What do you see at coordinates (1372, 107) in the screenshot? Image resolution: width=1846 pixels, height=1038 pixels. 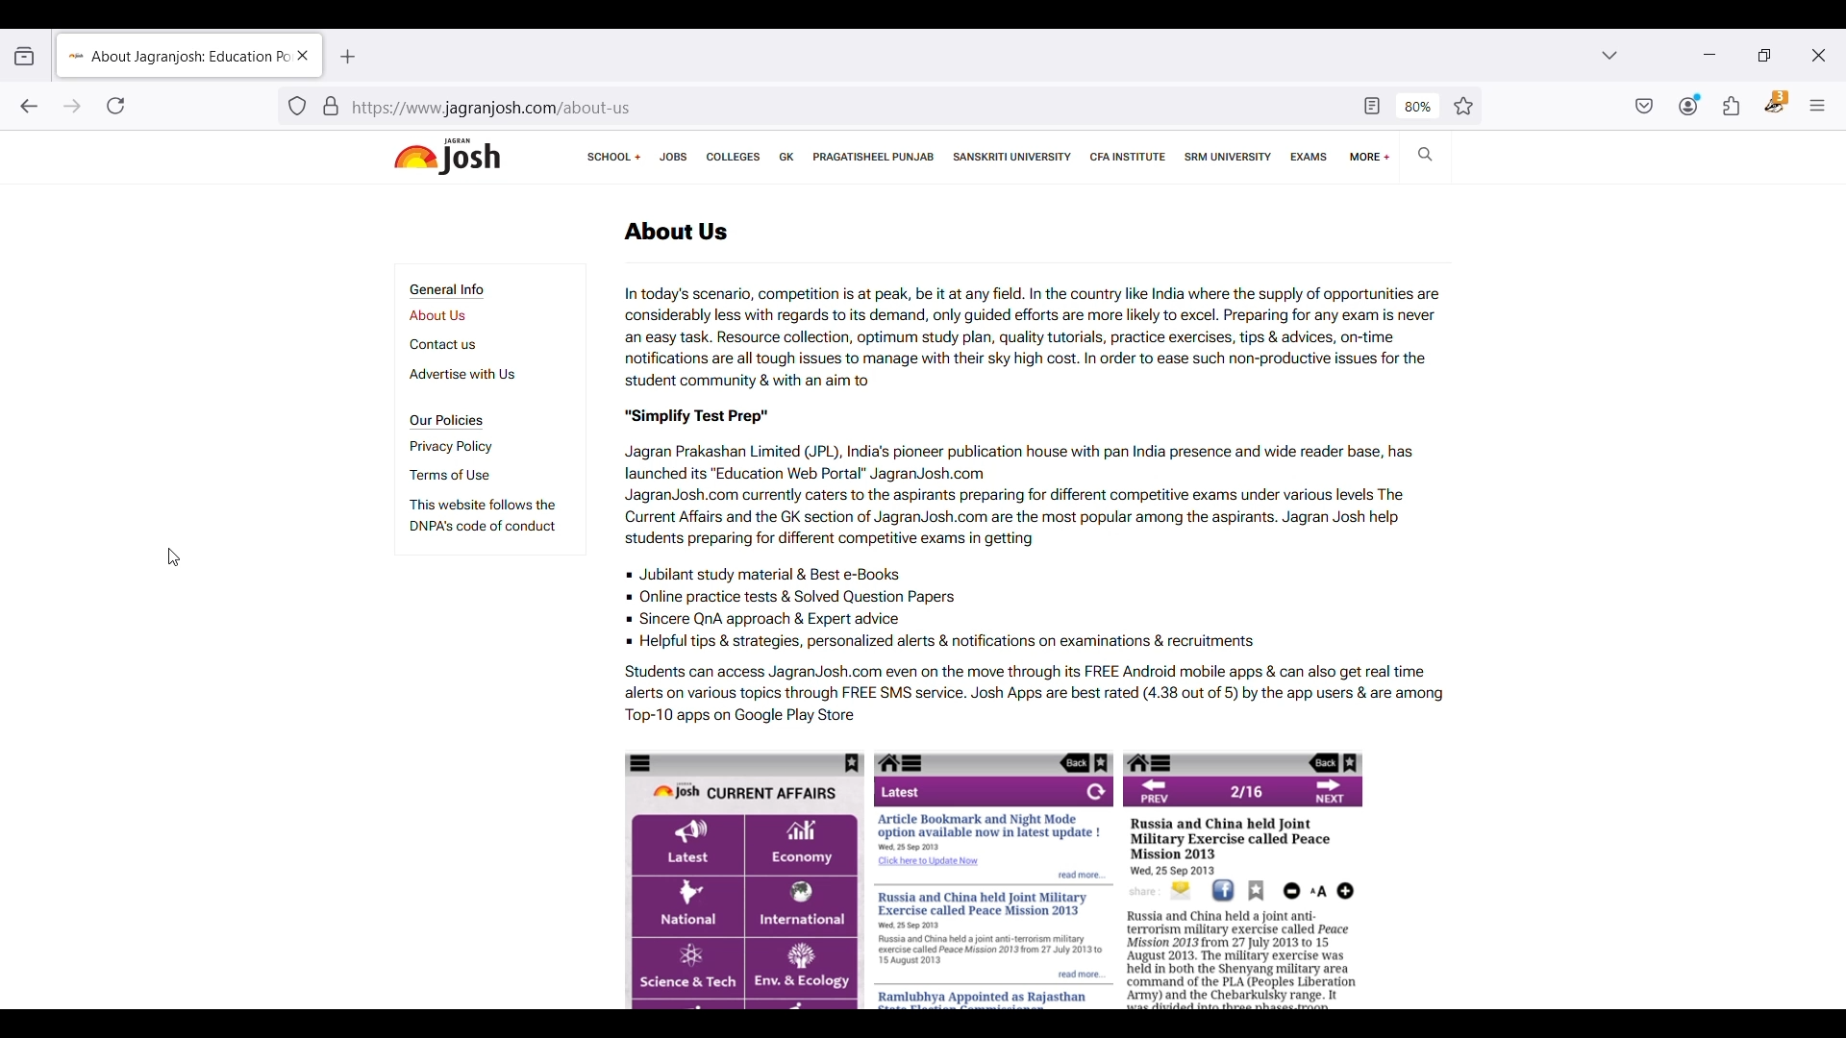 I see `Toggle reader view` at bounding box center [1372, 107].